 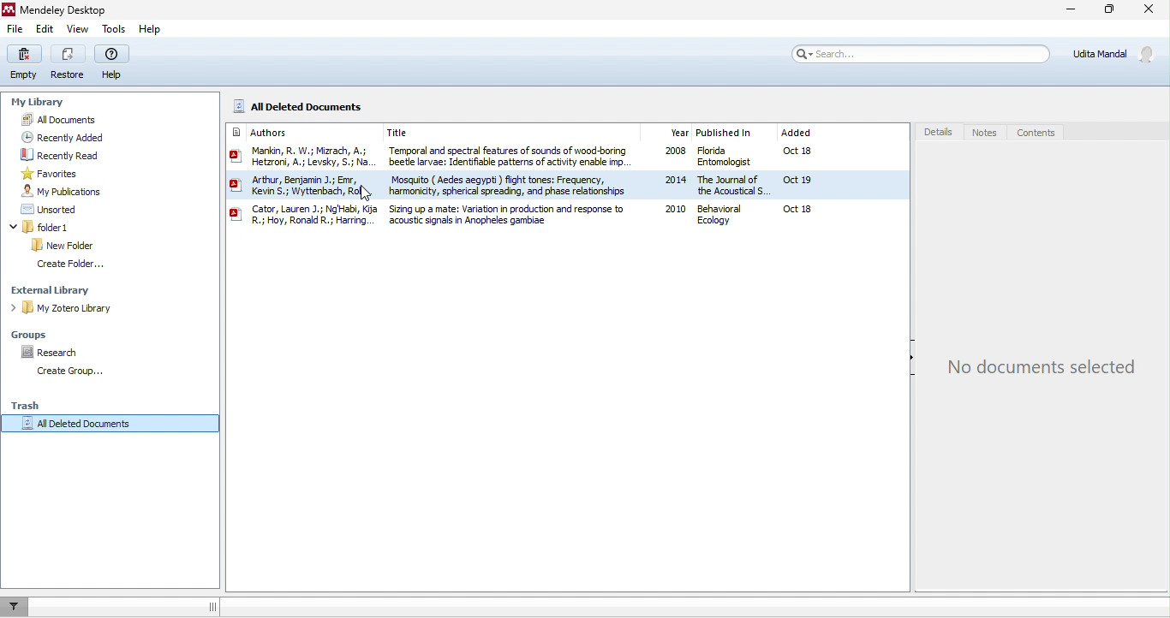 I want to click on help, so click(x=151, y=30).